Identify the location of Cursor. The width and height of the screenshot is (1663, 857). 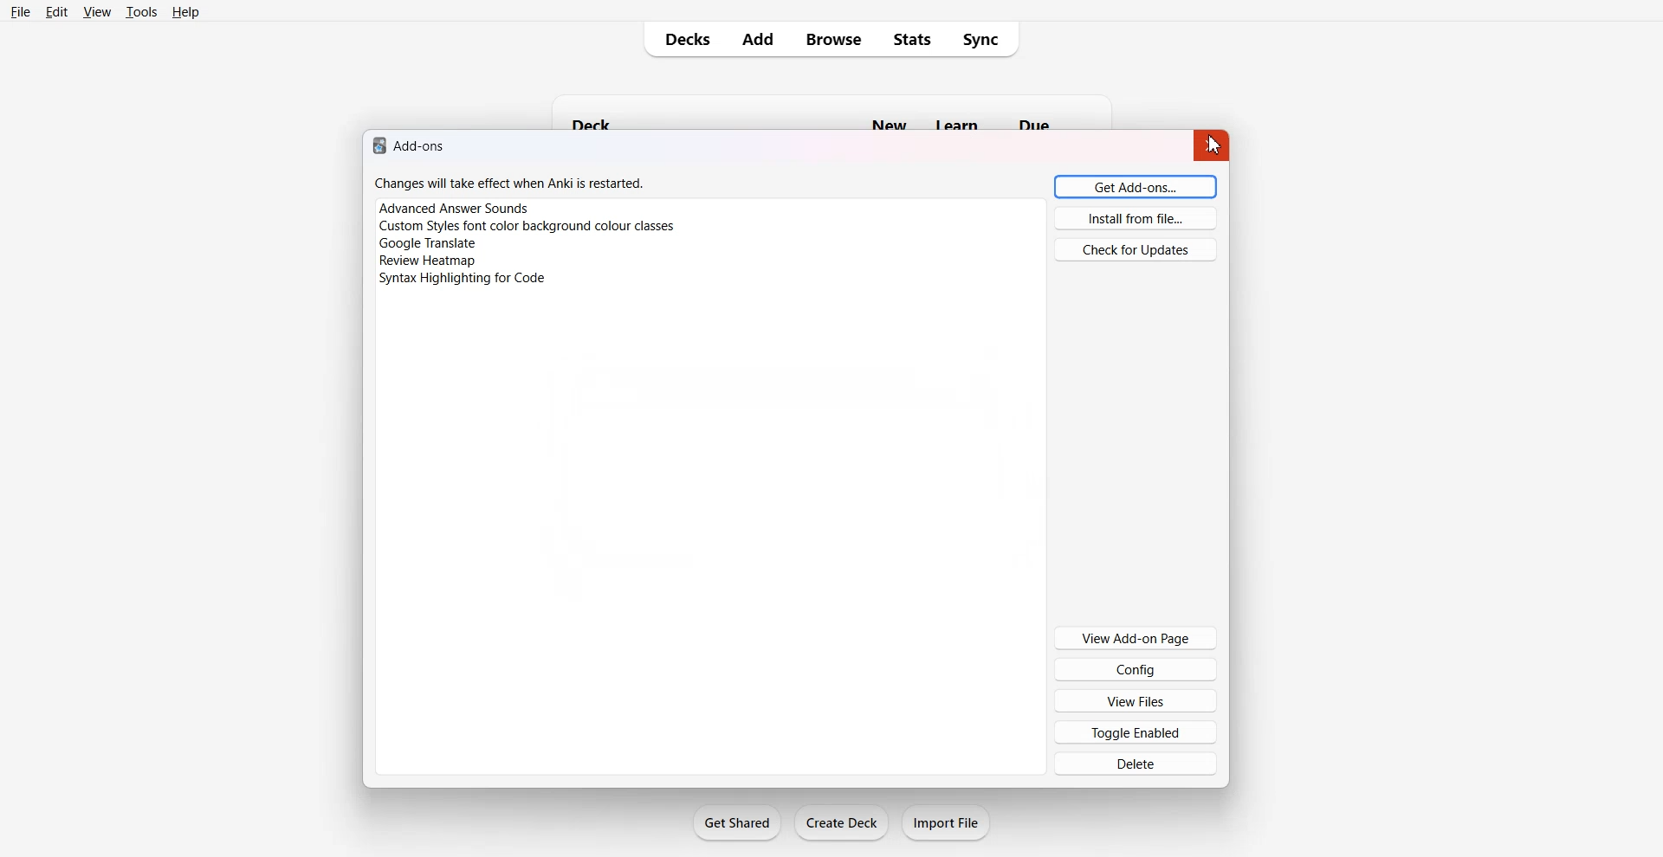
(1214, 145).